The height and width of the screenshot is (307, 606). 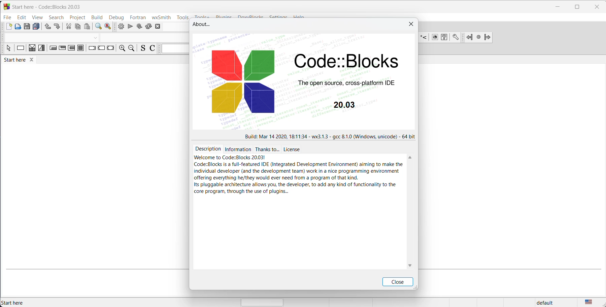 I want to click on close, so click(x=398, y=282).